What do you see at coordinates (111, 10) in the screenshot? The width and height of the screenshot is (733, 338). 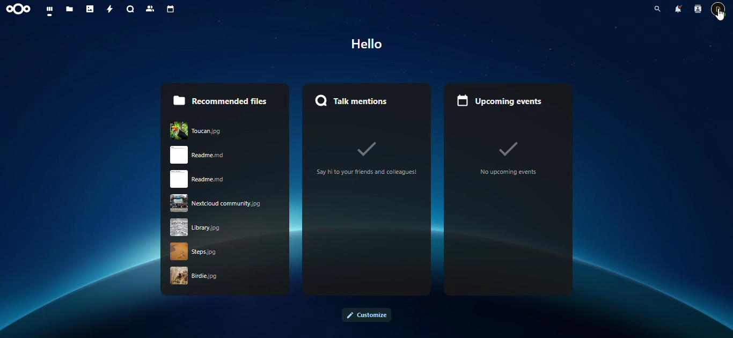 I see `activity` at bounding box center [111, 10].